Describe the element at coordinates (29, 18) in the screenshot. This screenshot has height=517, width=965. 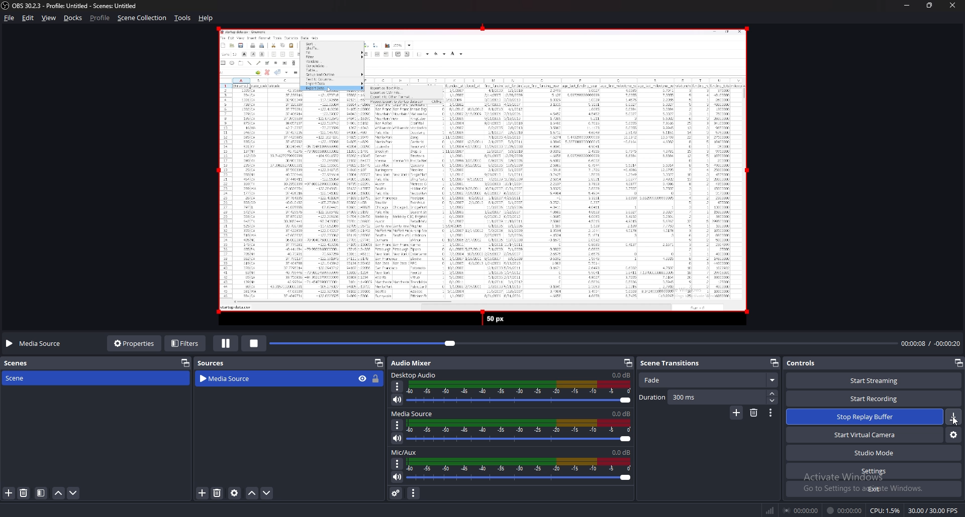
I see `edit` at that location.